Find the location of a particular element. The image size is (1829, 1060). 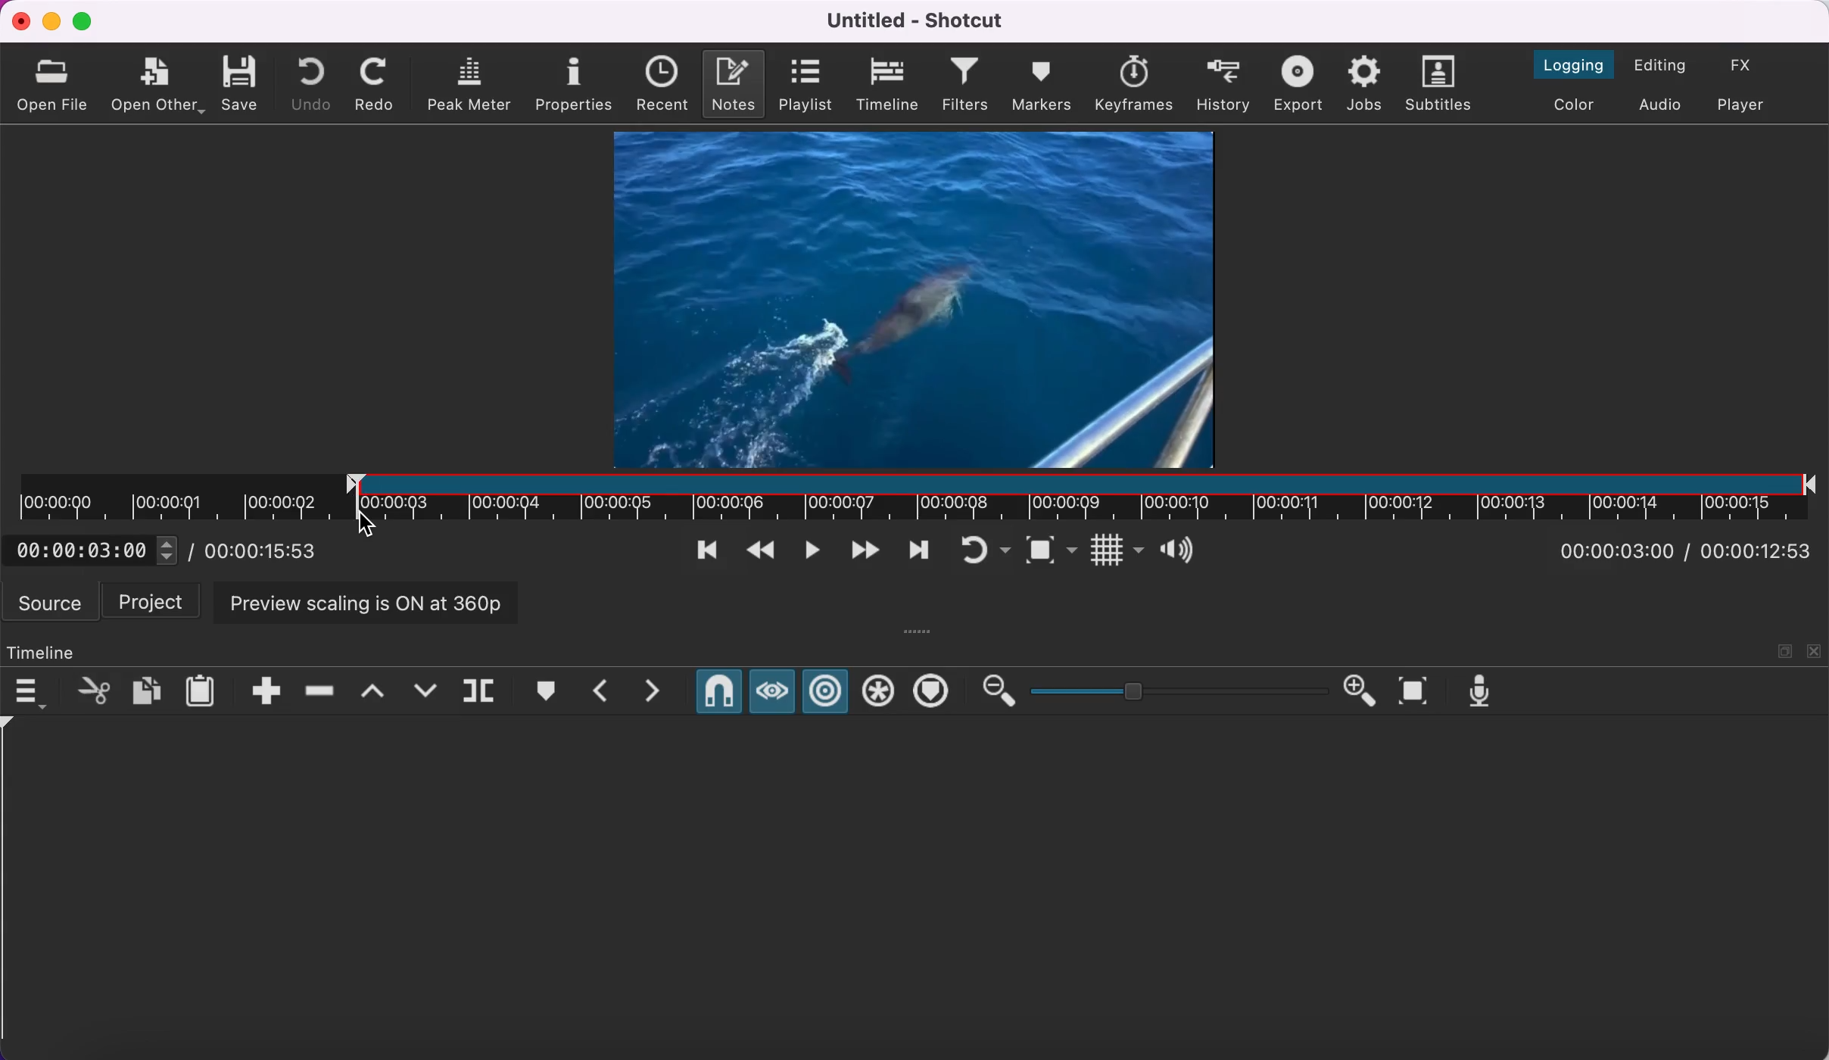

source is located at coordinates (49, 603).